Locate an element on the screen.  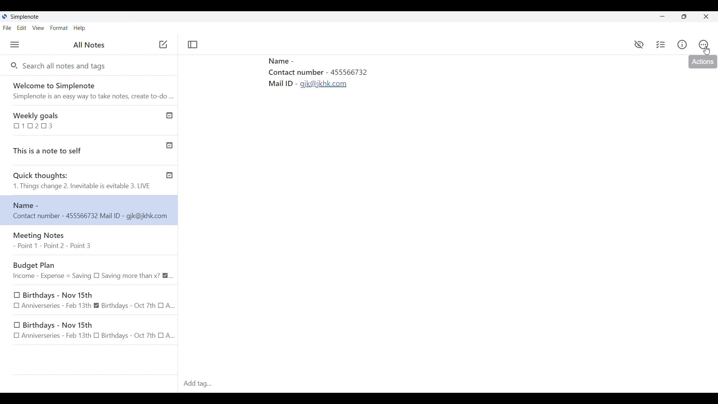
Birthdays - Nov 15th is located at coordinates (91, 331).